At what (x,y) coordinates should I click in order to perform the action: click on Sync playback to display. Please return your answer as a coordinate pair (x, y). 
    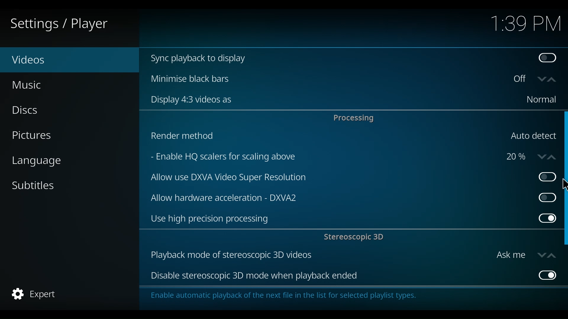
    Looking at the image, I should click on (335, 59).